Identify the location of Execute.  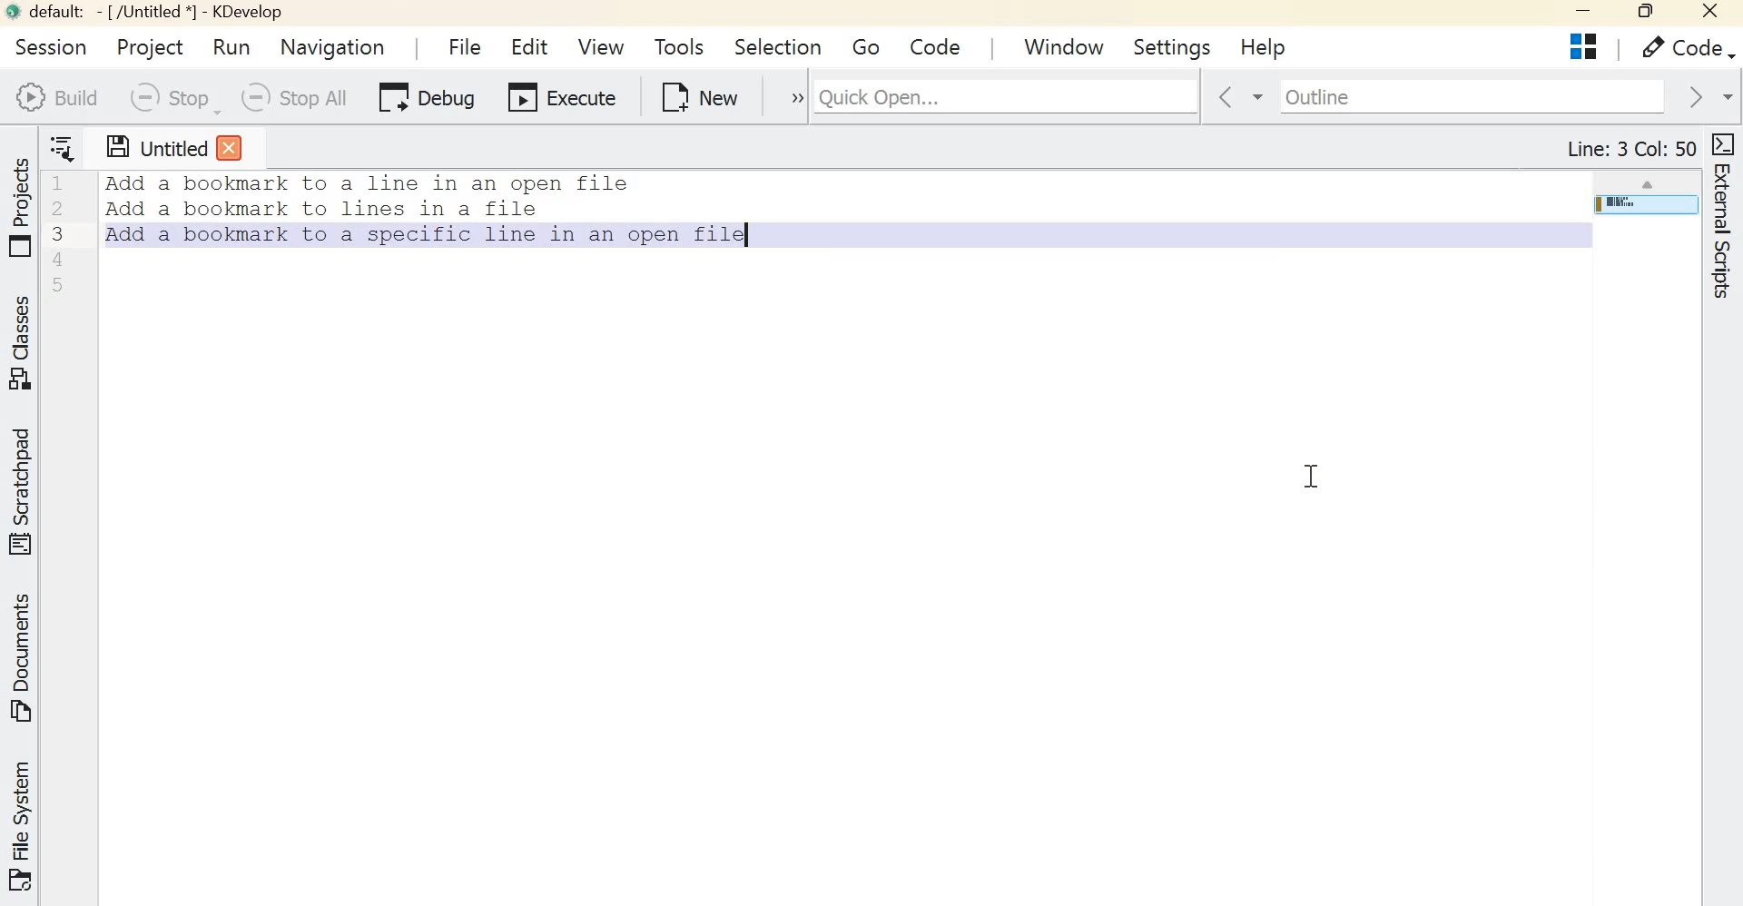
(559, 94).